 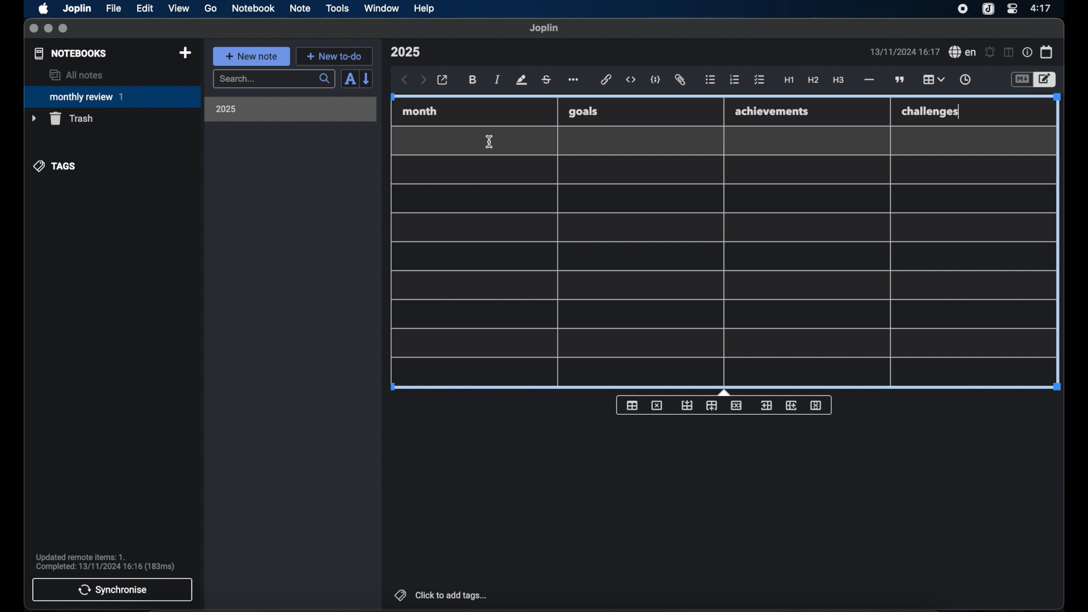 I want to click on calendar, so click(x=1047, y=52).